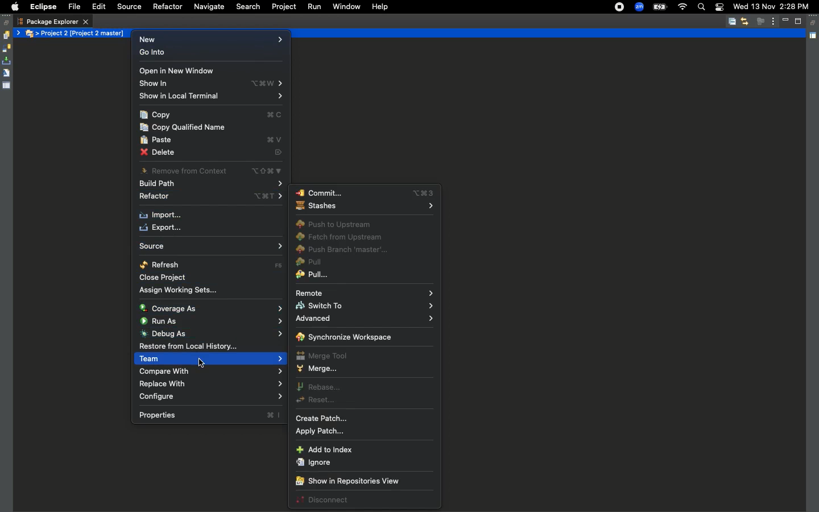 Image resolution: width=819 pixels, height=512 pixels. Describe the element at coordinates (208, 7) in the screenshot. I see `Navigate` at that location.